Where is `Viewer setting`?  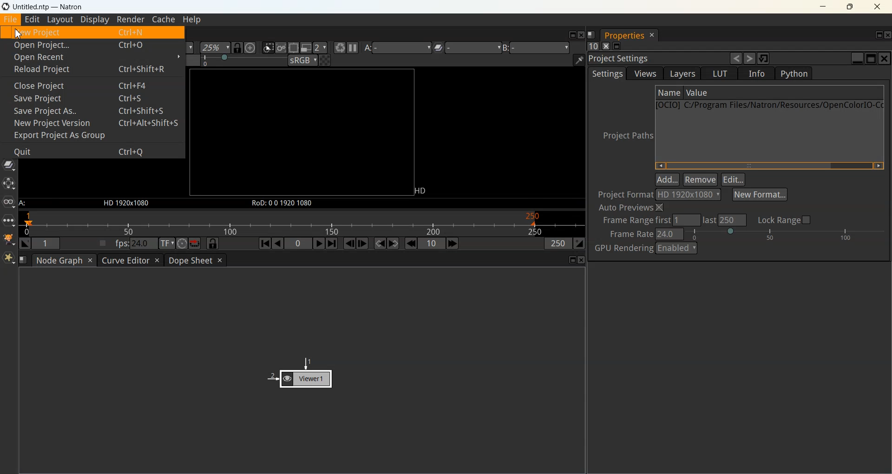
Viewer setting is located at coordinates (470, 47).